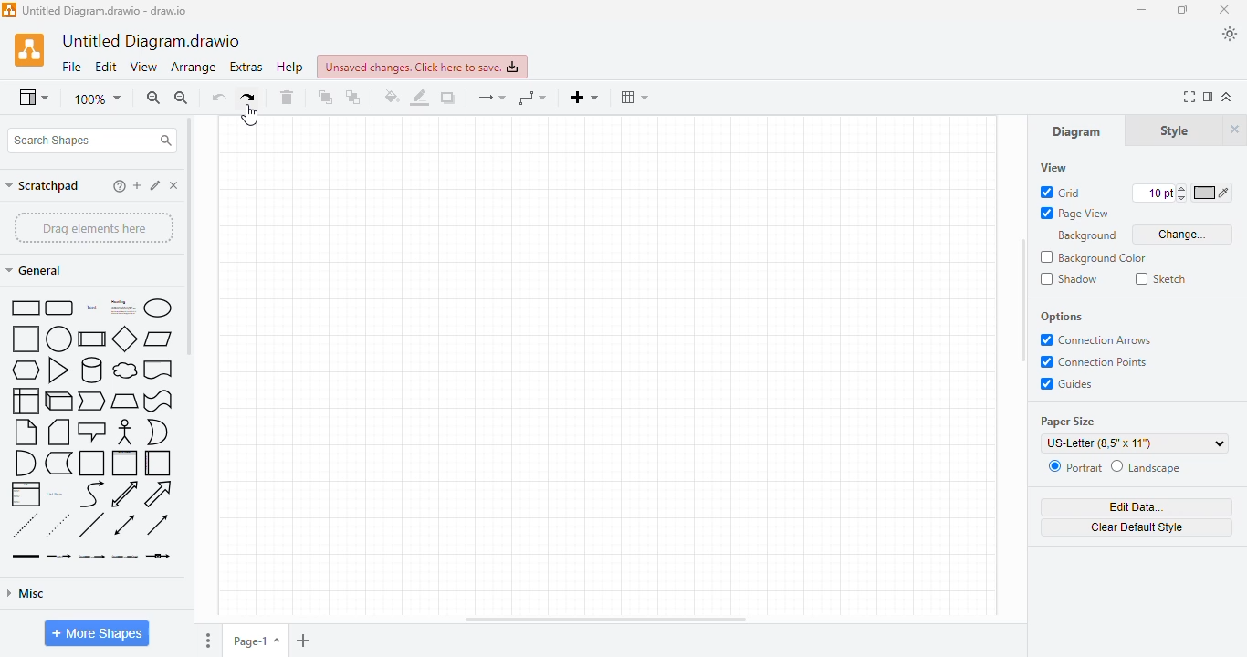  I want to click on to front, so click(325, 98).